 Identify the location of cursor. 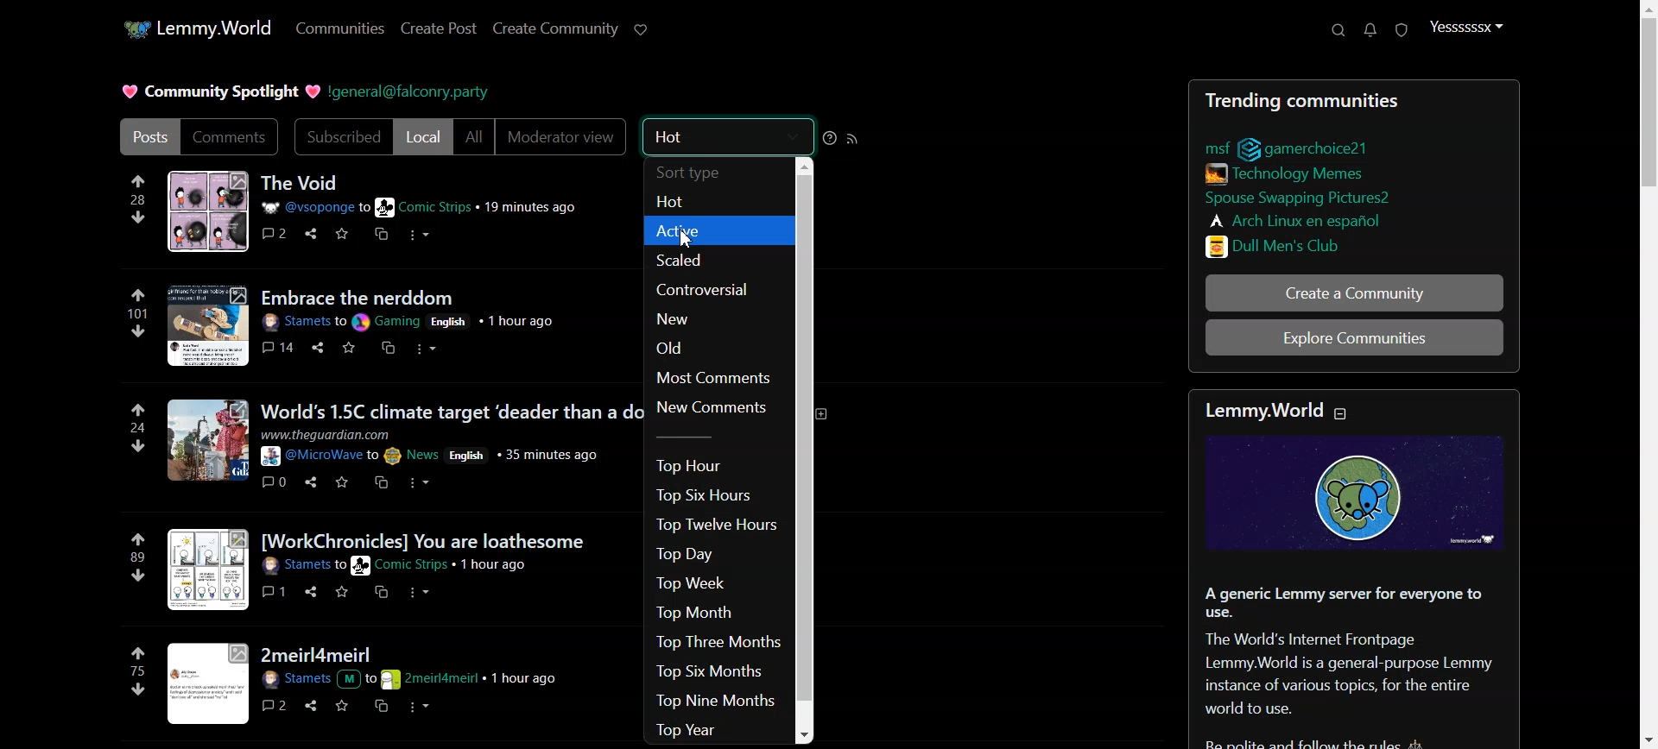
(693, 238).